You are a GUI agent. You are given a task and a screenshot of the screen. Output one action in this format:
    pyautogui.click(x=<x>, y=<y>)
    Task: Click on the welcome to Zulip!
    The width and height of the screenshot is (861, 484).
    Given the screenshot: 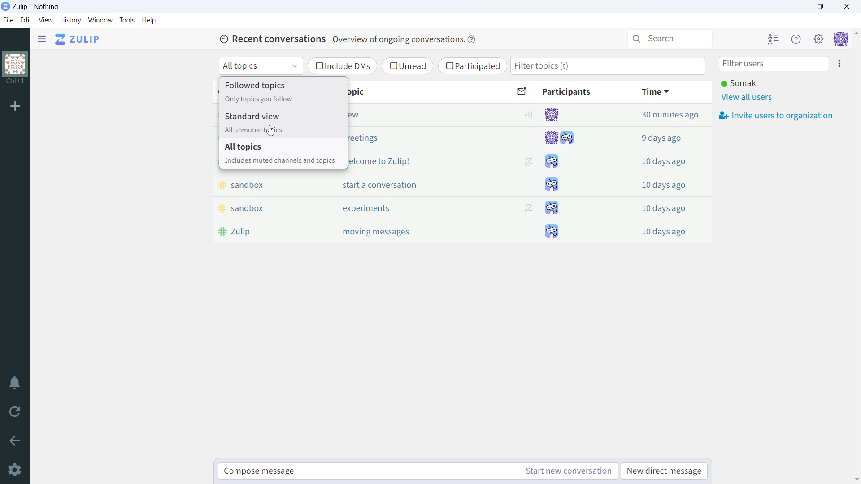 What is the action you would take?
    pyautogui.click(x=417, y=161)
    